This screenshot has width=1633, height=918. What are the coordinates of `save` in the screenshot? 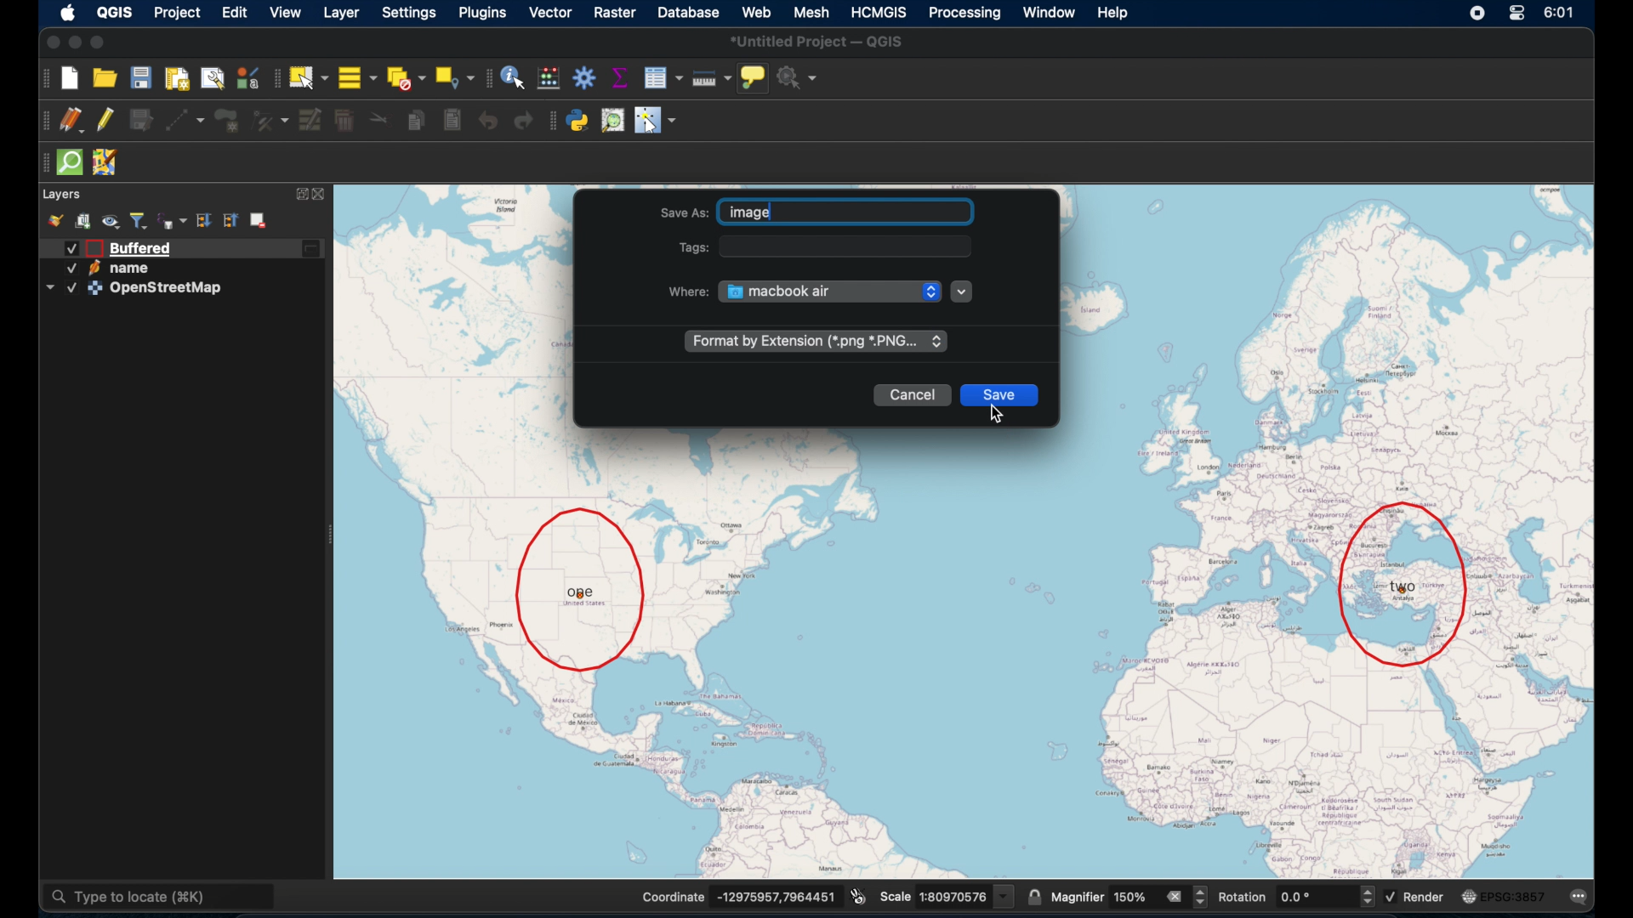 It's located at (1006, 398).